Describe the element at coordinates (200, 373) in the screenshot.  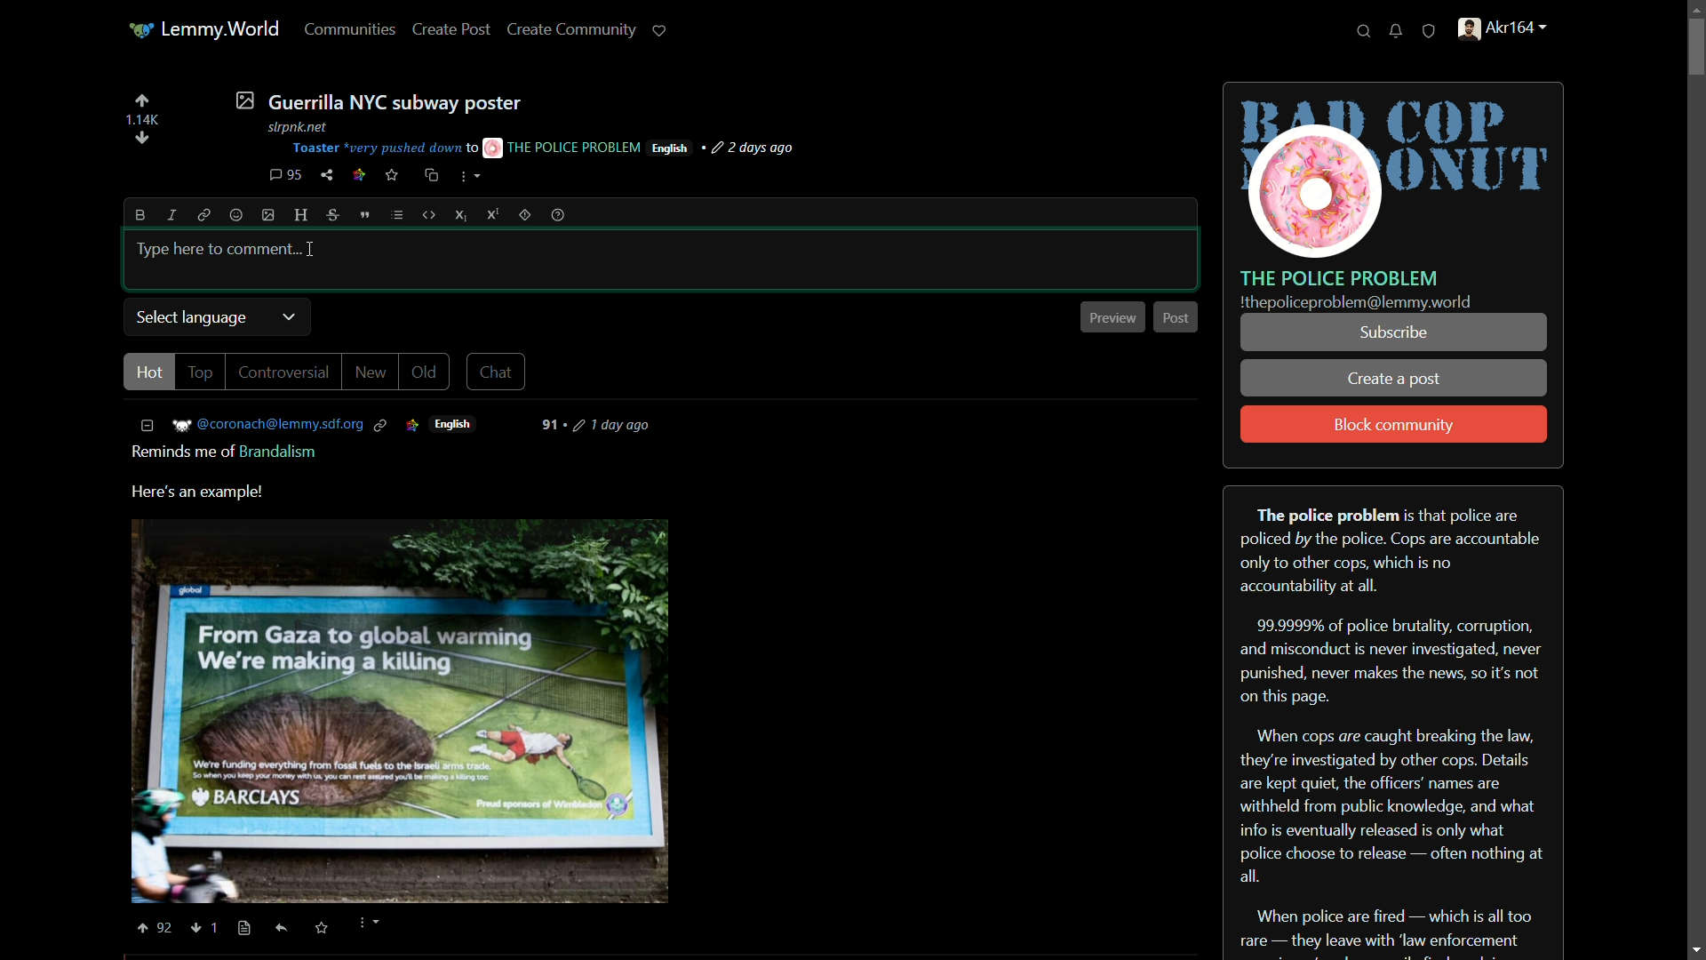
I see `top` at that location.